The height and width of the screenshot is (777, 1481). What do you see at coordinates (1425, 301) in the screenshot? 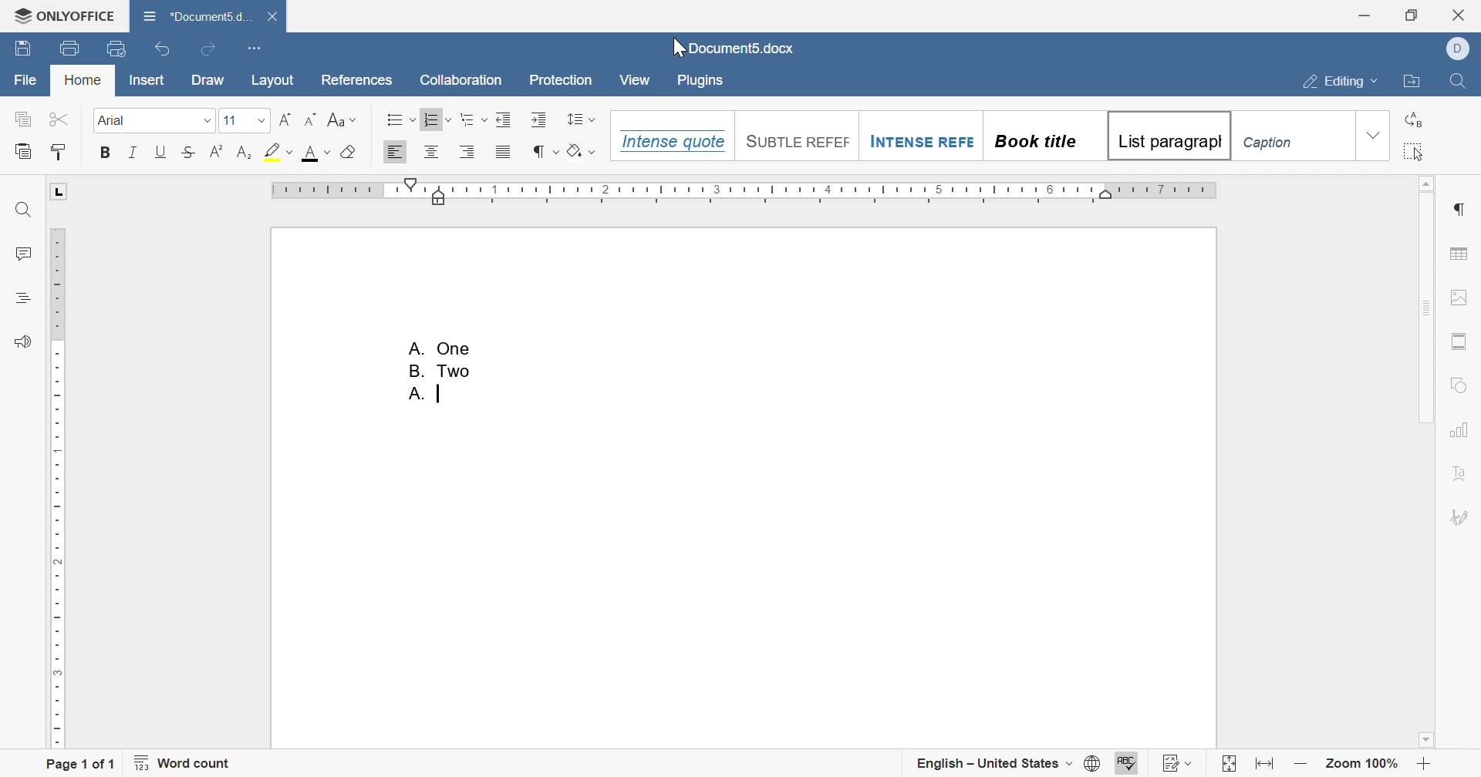
I see `scroll bar` at bounding box center [1425, 301].